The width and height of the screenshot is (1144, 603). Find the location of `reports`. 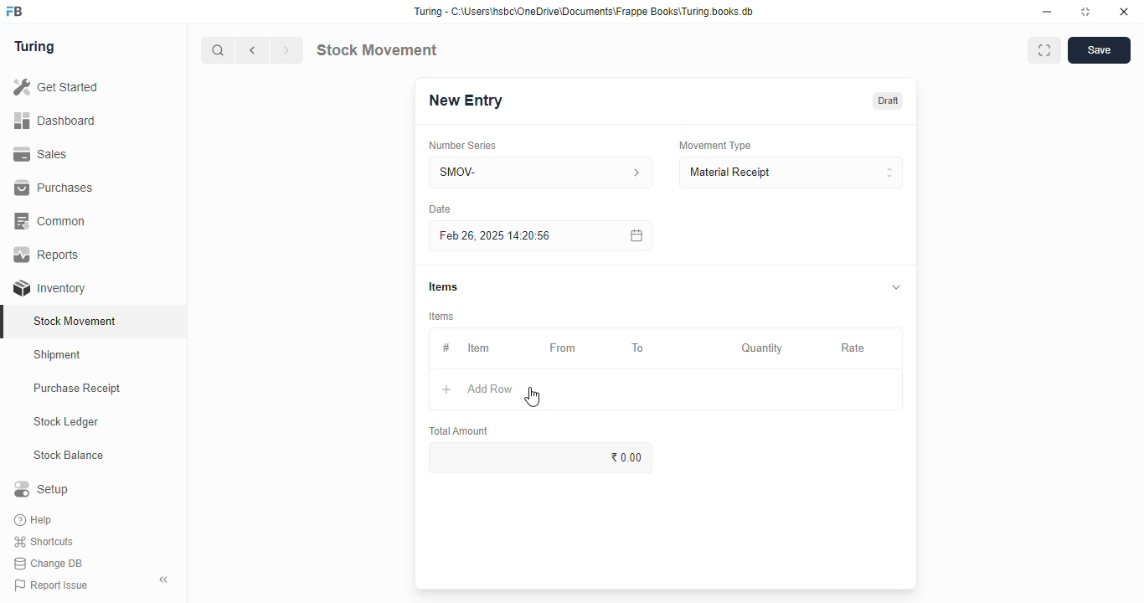

reports is located at coordinates (48, 254).